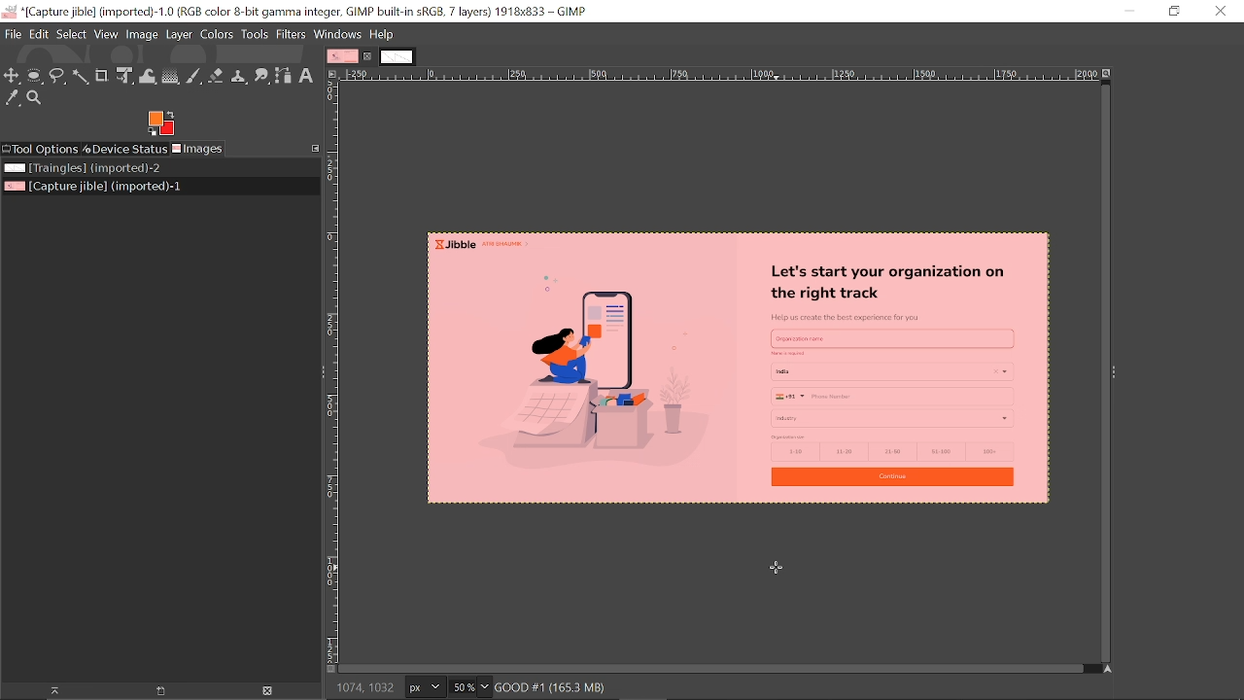 The height and width of the screenshot is (700, 1244). I want to click on New display for the image, so click(152, 692).